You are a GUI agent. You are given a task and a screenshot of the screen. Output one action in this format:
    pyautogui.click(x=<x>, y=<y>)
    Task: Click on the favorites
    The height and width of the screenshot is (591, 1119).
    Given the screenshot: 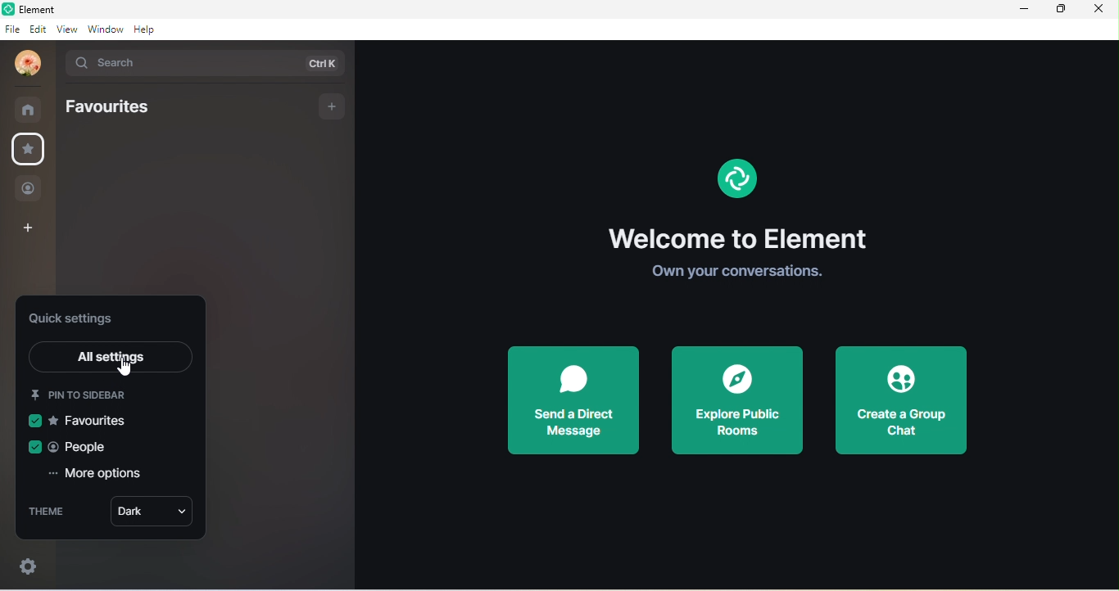 What is the action you would take?
    pyautogui.click(x=127, y=107)
    